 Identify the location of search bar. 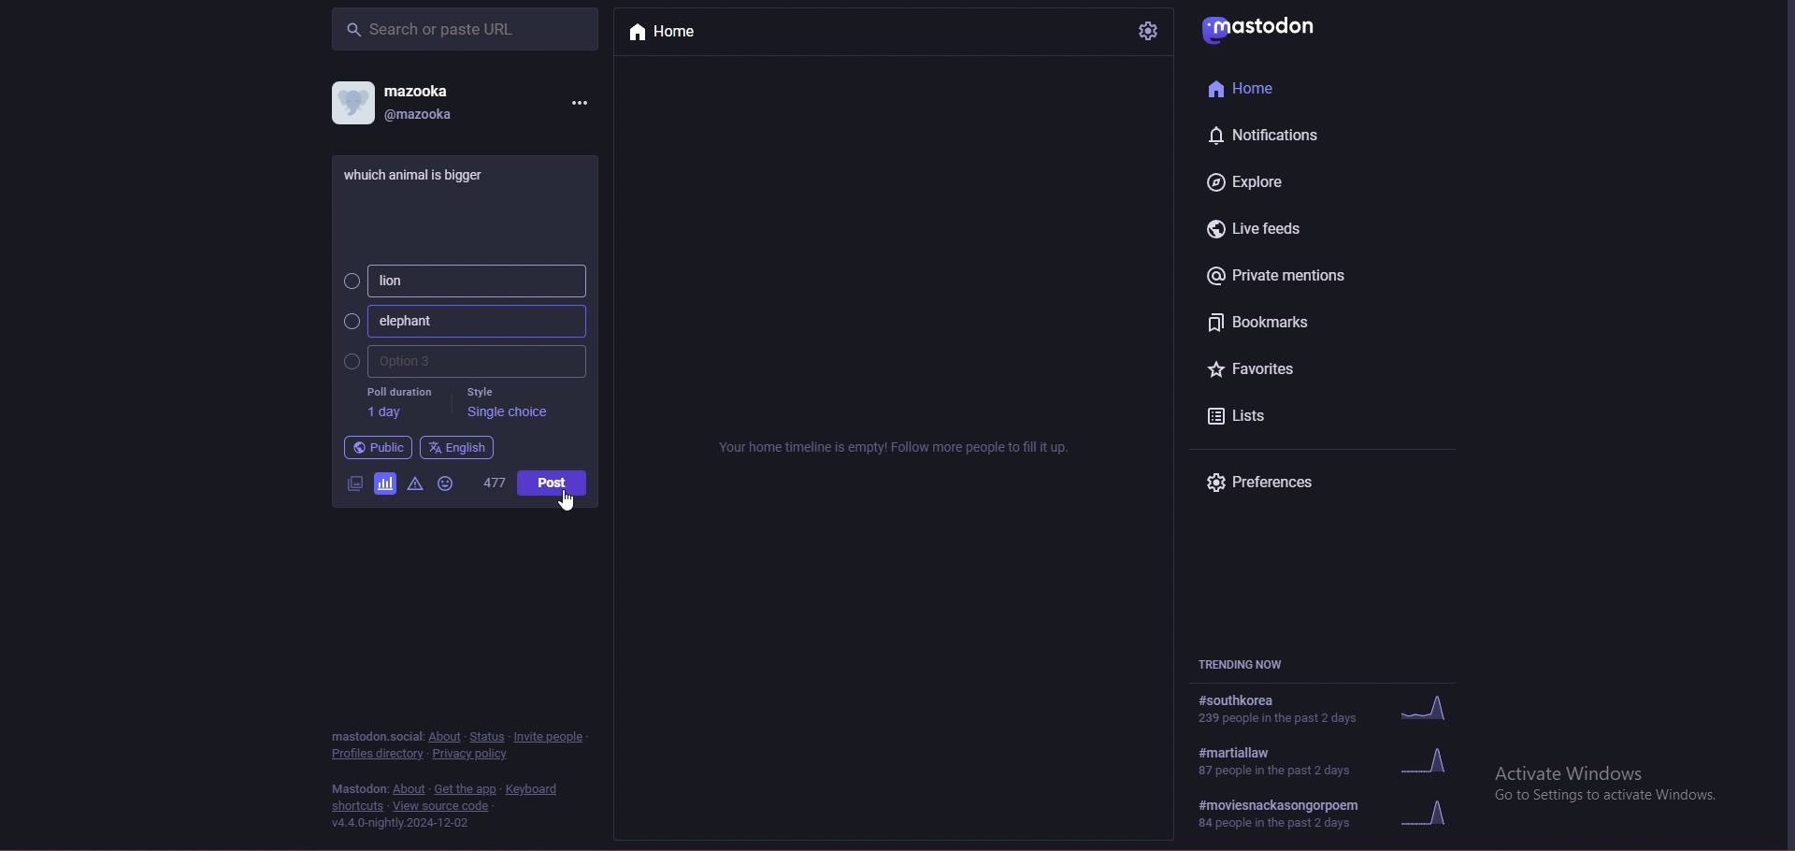
(465, 28).